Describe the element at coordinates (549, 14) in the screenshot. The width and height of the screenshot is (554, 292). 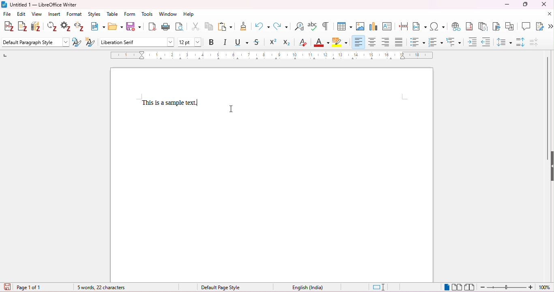
I see `close` at that location.